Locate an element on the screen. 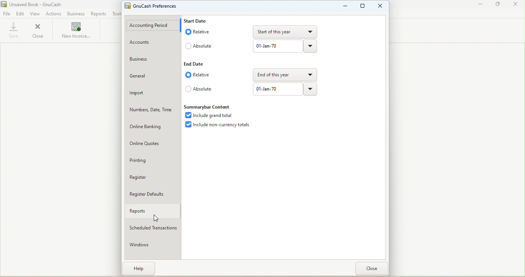 This screenshot has width=525, height=277. Scheduled transactions is located at coordinates (152, 228).